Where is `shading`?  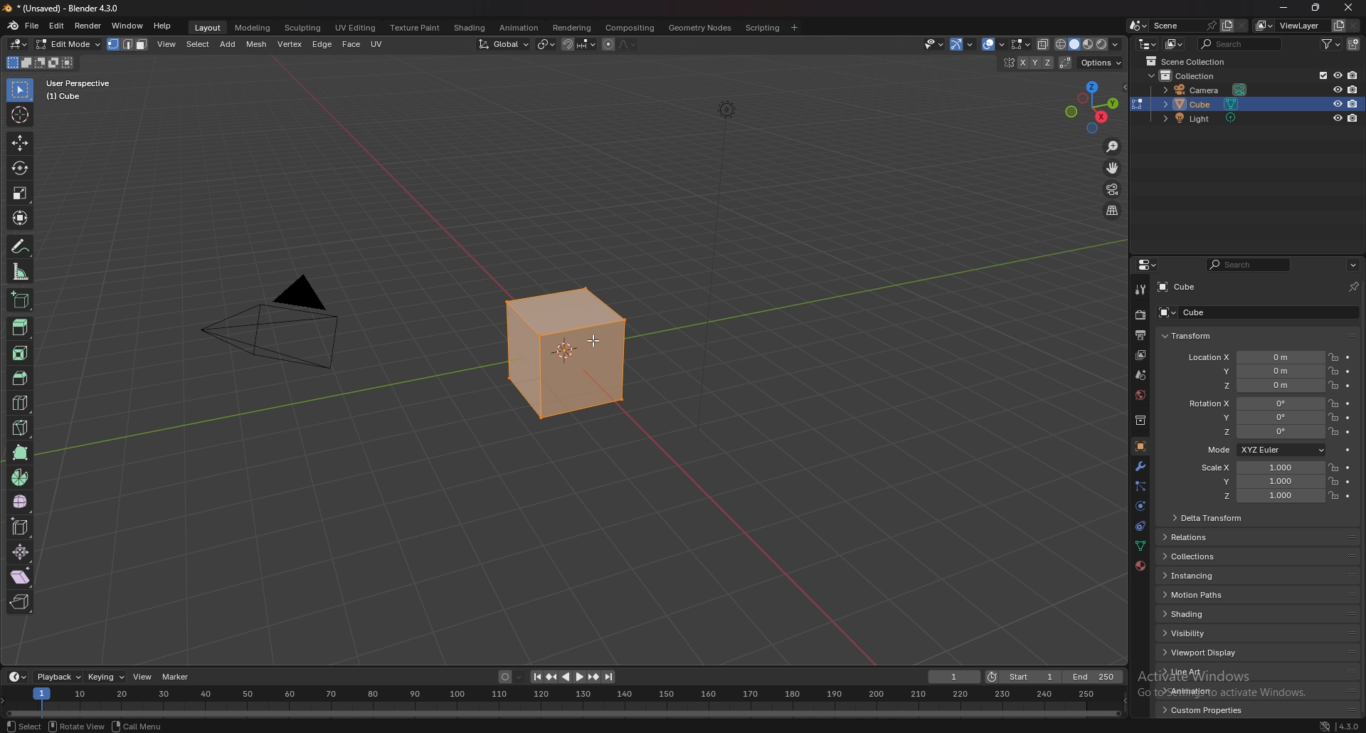
shading is located at coordinates (1213, 613).